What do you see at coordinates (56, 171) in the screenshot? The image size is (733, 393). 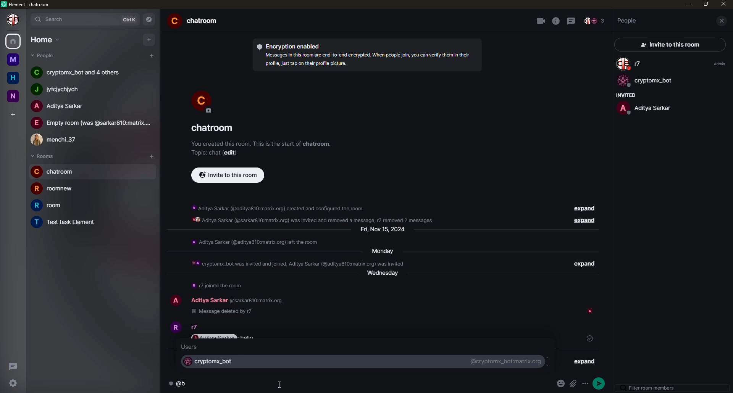 I see `room` at bounding box center [56, 171].